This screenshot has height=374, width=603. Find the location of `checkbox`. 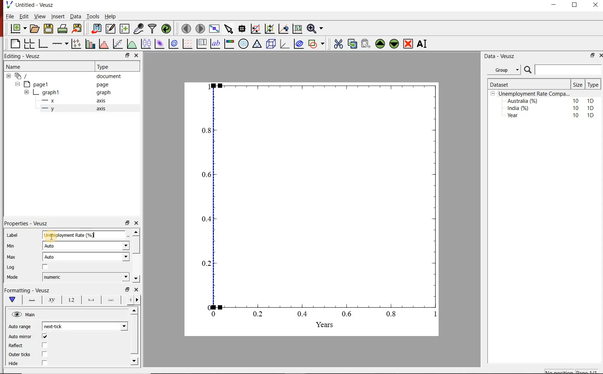

checkbox is located at coordinates (45, 355).